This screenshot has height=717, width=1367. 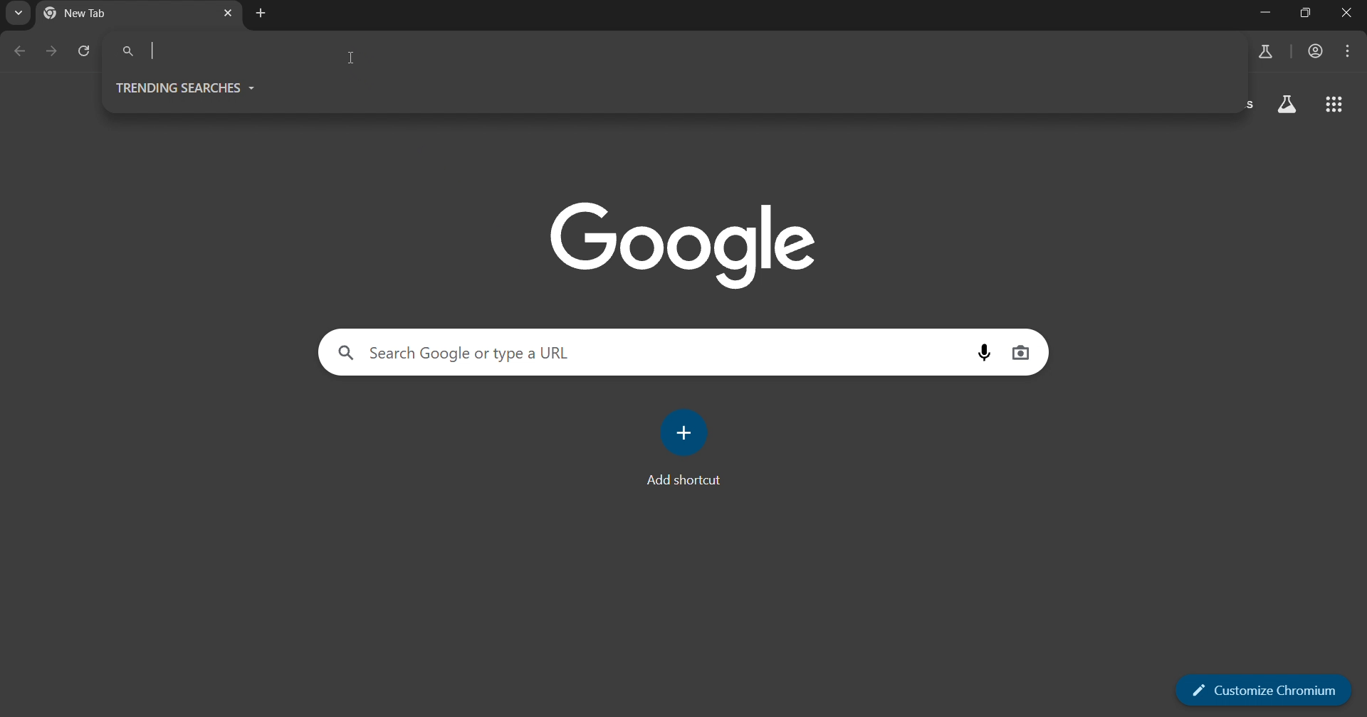 I want to click on customize chromium, so click(x=1264, y=691).